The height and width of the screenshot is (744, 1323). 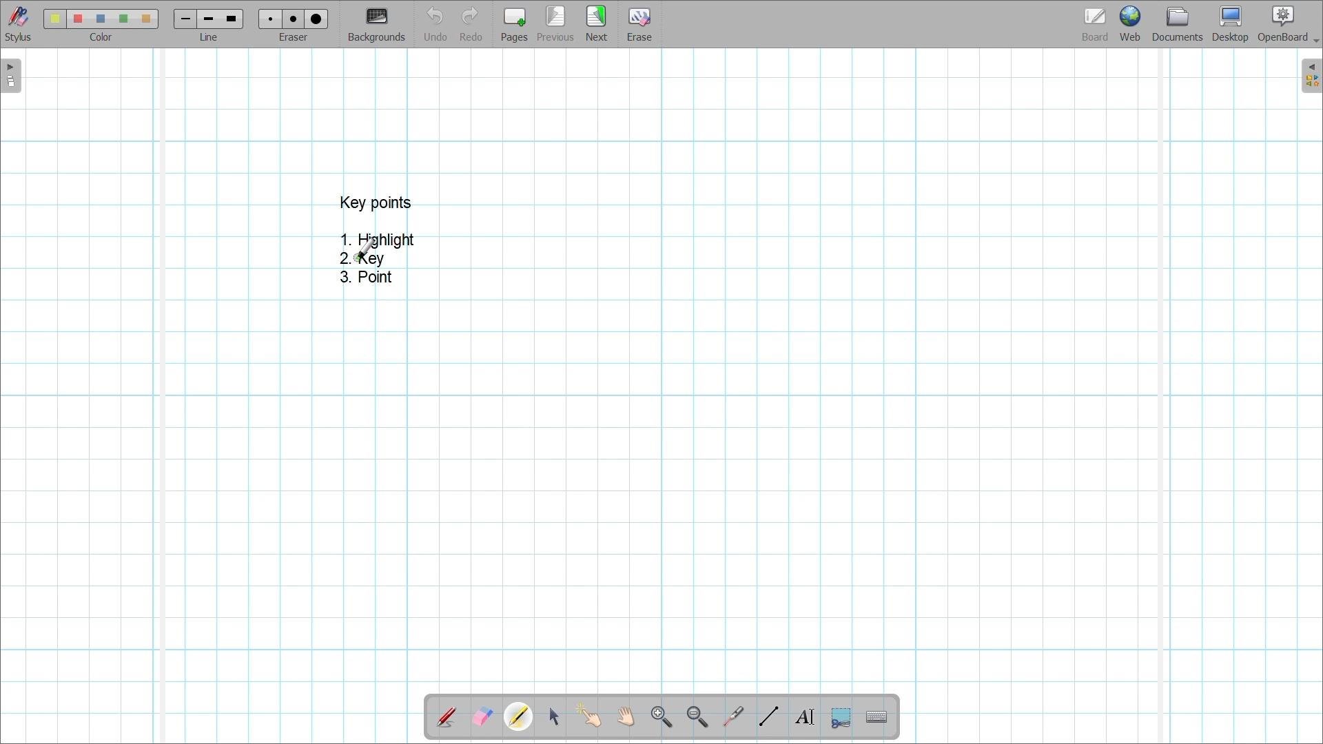 I want to click on Write text, so click(x=804, y=717).